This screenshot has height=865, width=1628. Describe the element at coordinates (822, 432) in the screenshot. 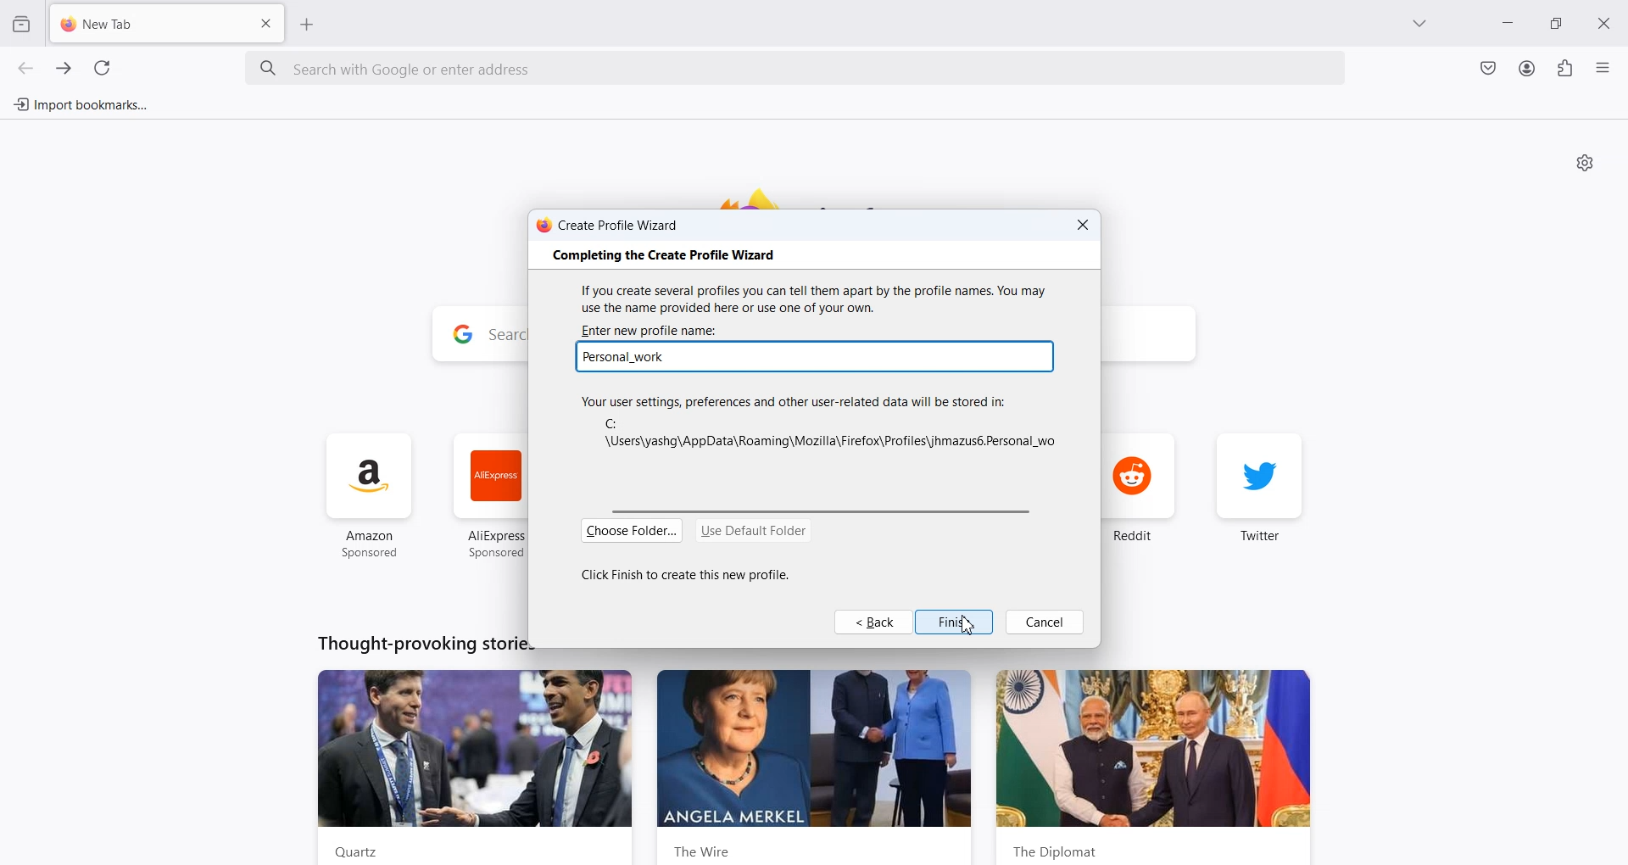

I see `C:\Users\yashg\AppData\Roaming\Mozilla\Firefox\Profiles\jhmazus6.Default
User` at that location.